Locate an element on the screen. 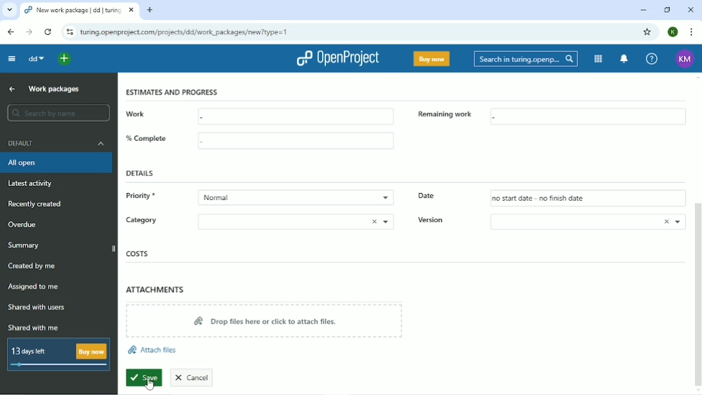 This screenshot has width=702, height=395. Open quick add menu is located at coordinates (69, 58).